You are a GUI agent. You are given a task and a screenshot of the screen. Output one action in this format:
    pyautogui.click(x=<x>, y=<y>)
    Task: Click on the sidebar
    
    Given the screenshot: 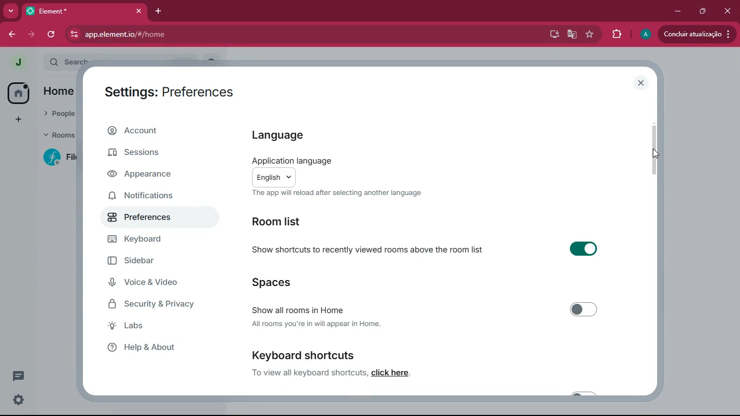 What is the action you would take?
    pyautogui.click(x=147, y=262)
    